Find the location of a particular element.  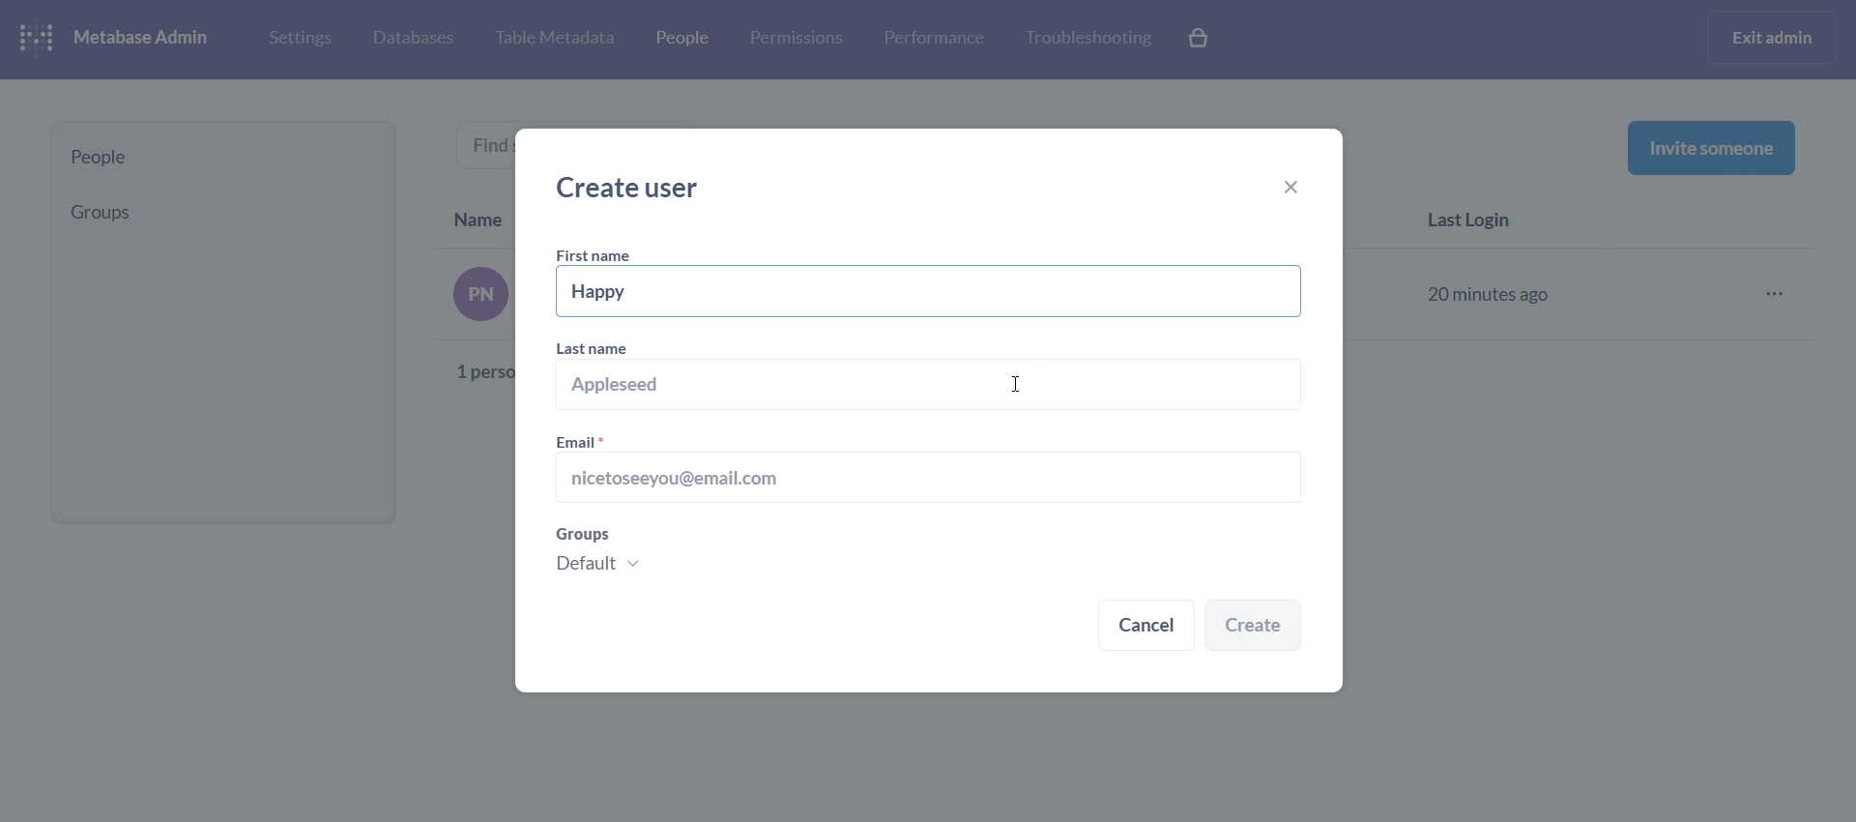

email is located at coordinates (926, 470).